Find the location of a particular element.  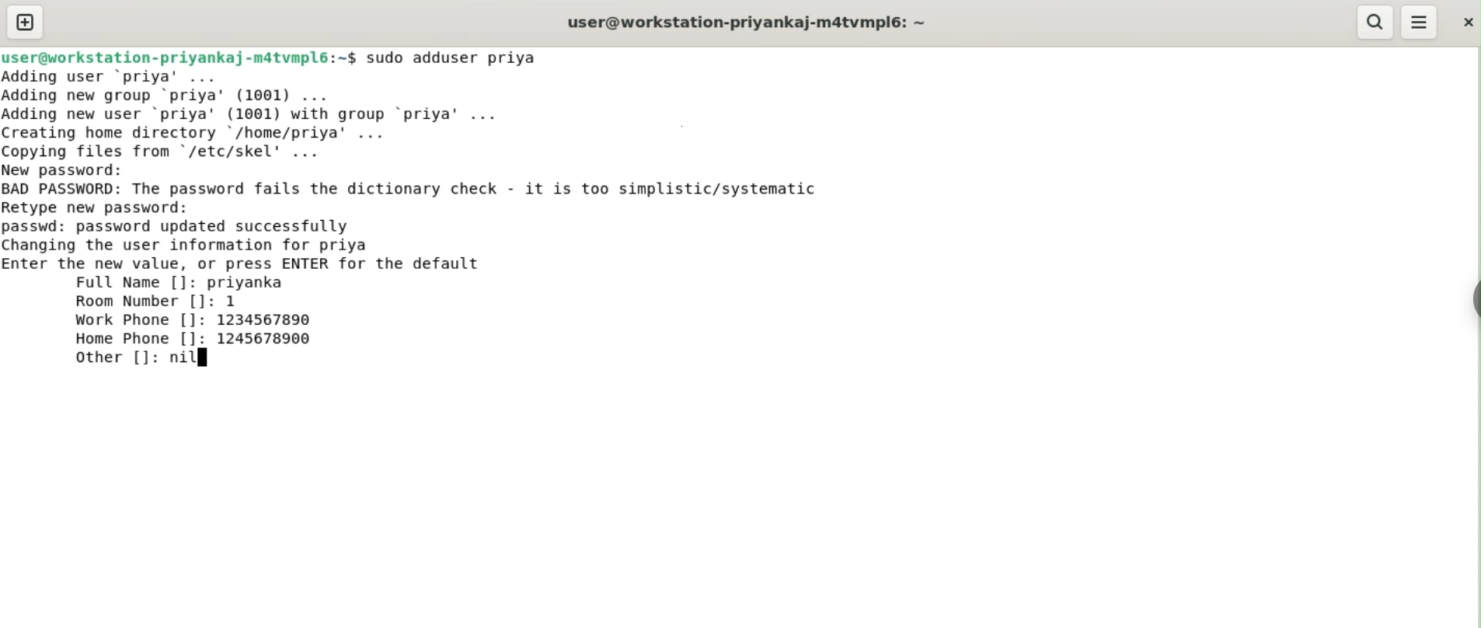

home phone []: is located at coordinates (139, 339).